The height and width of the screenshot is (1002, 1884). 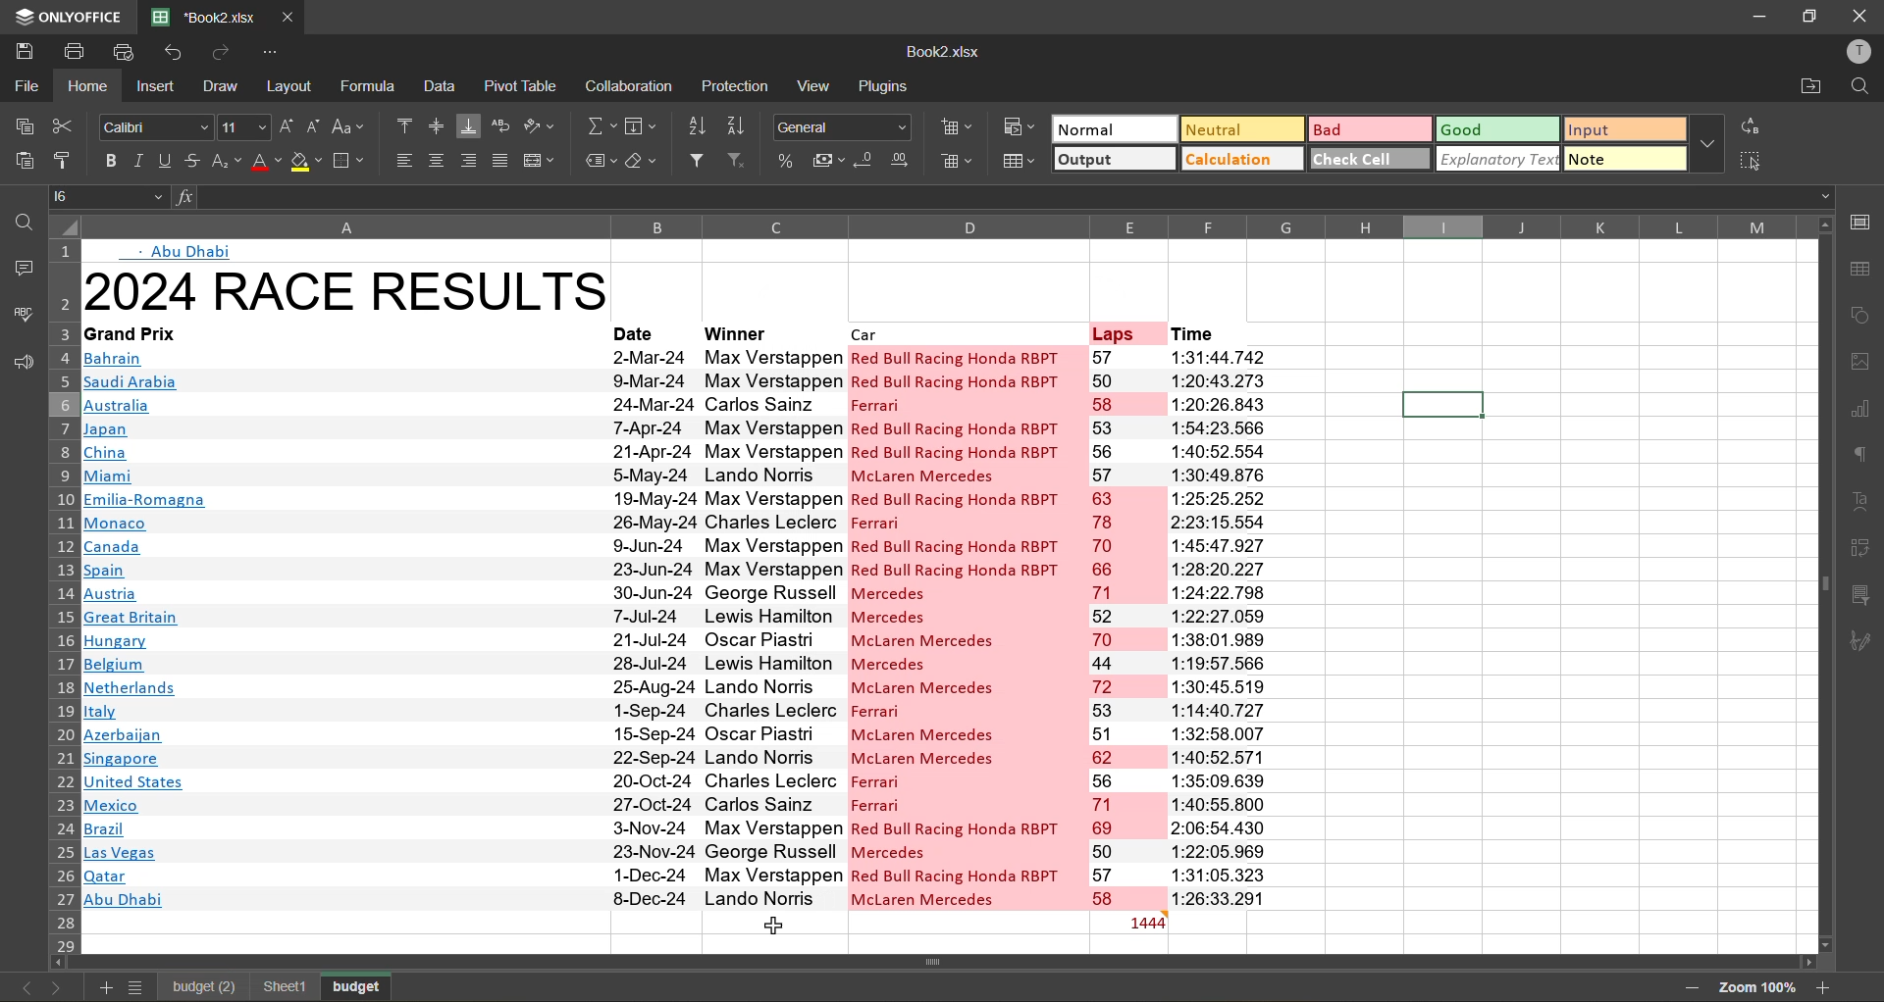 What do you see at coordinates (653, 625) in the screenshot?
I see `date` at bounding box center [653, 625].